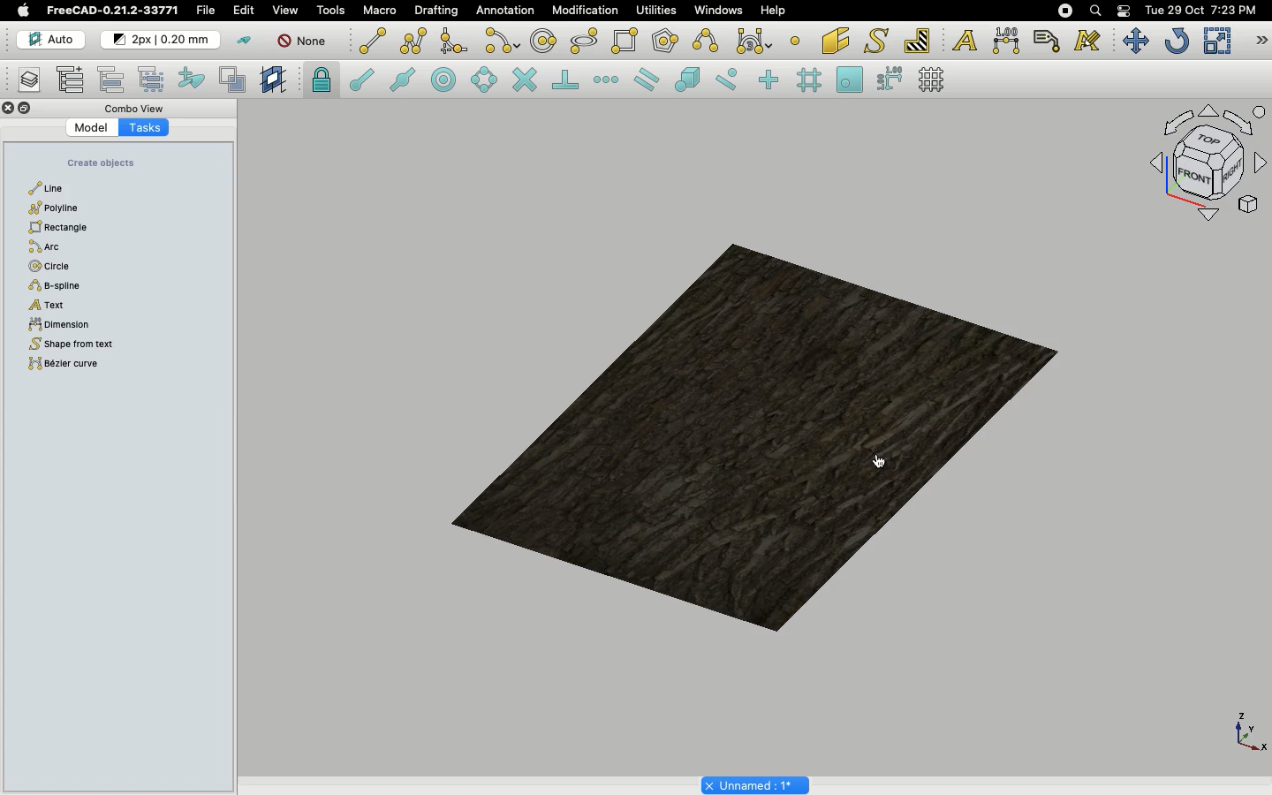 The height and width of the screenshot is (795, 1272). What do you see at coordinates (755, 784) in the screenshot?
I see `Project name` at bounding box center [755, 784].